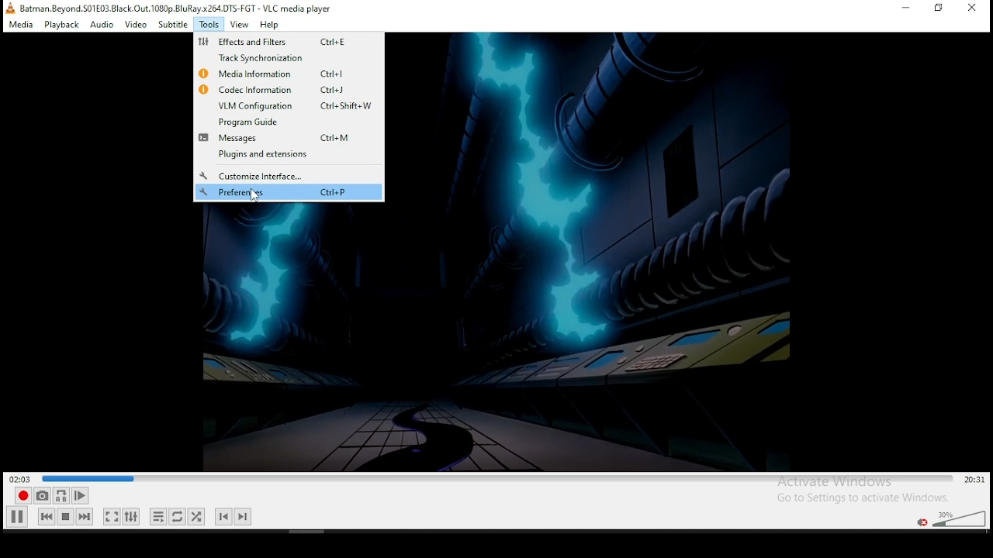 This screenshot has height=558, width=993. Describe the element at coordinates (65, 516) in the screenshot. I see `stop` at that location.